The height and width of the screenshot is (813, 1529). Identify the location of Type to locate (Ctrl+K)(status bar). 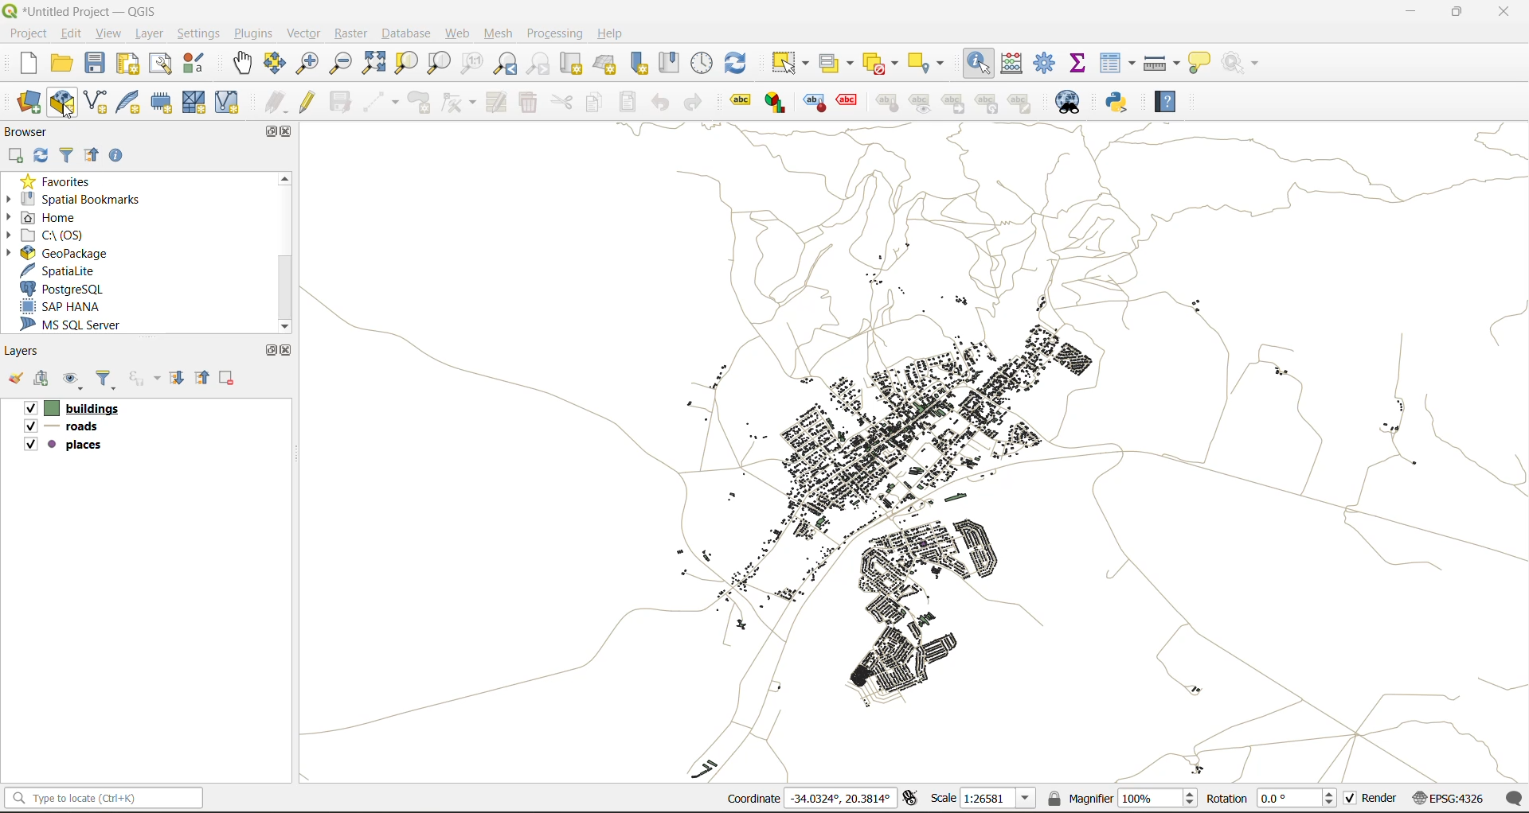
(104, 801).